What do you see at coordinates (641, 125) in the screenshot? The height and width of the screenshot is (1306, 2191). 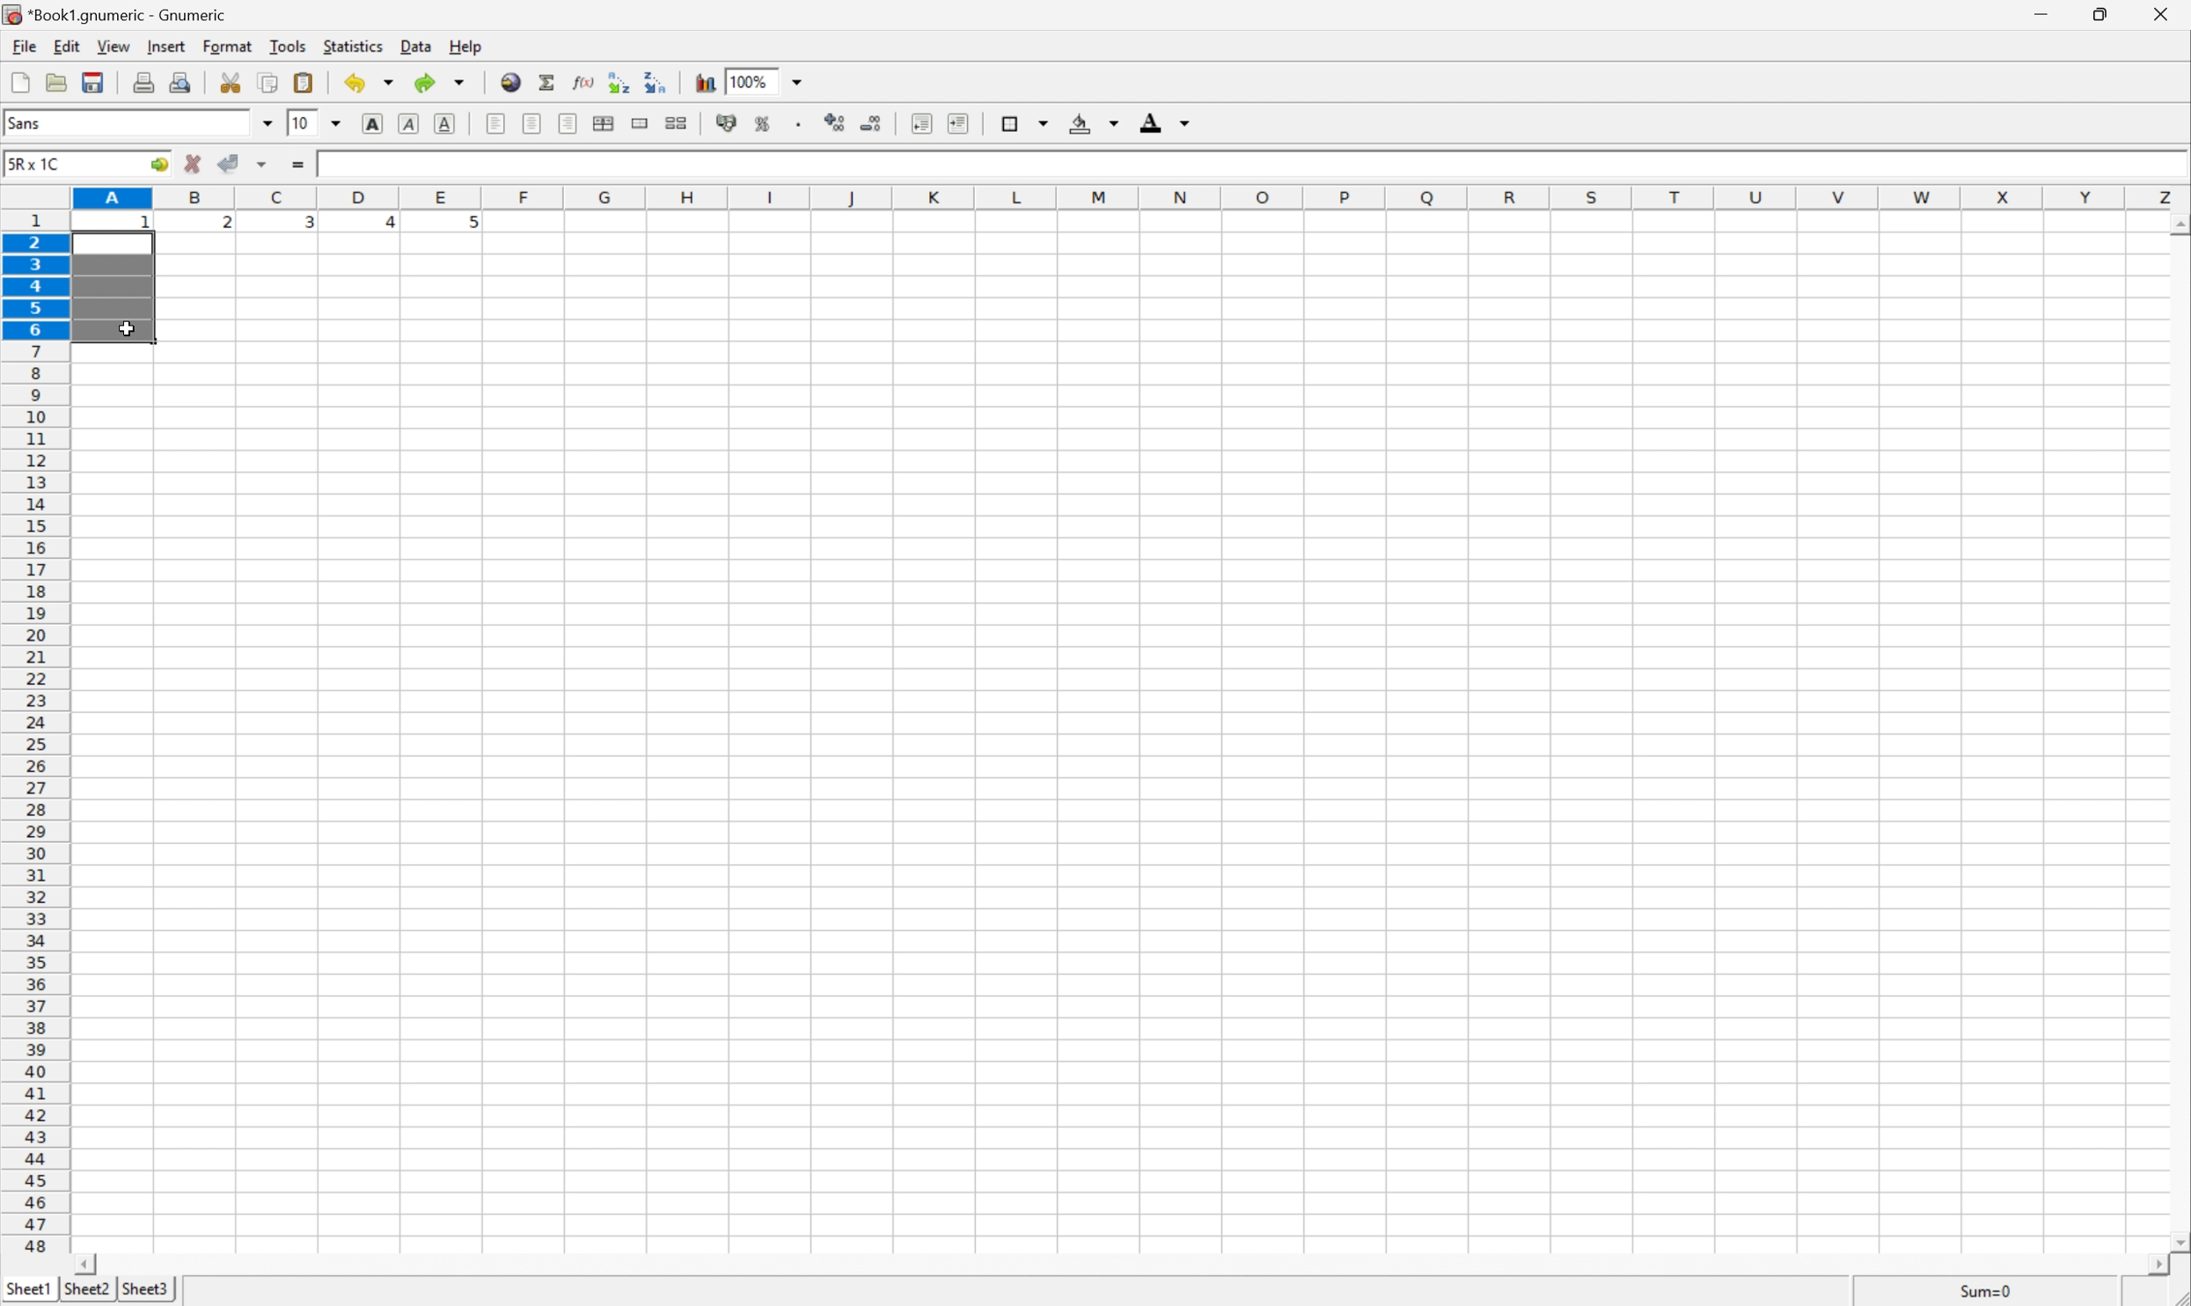 I see `merge a range of cells` at bounding box center [641, 125].